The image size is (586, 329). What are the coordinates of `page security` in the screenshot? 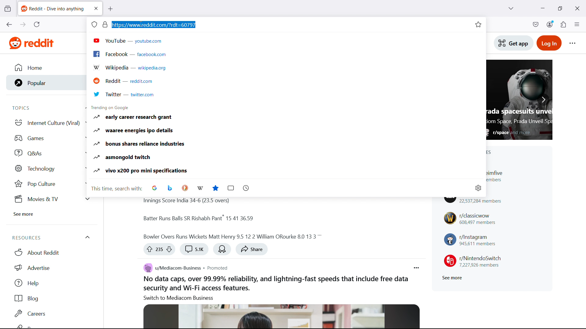 It's located at (105, 24).